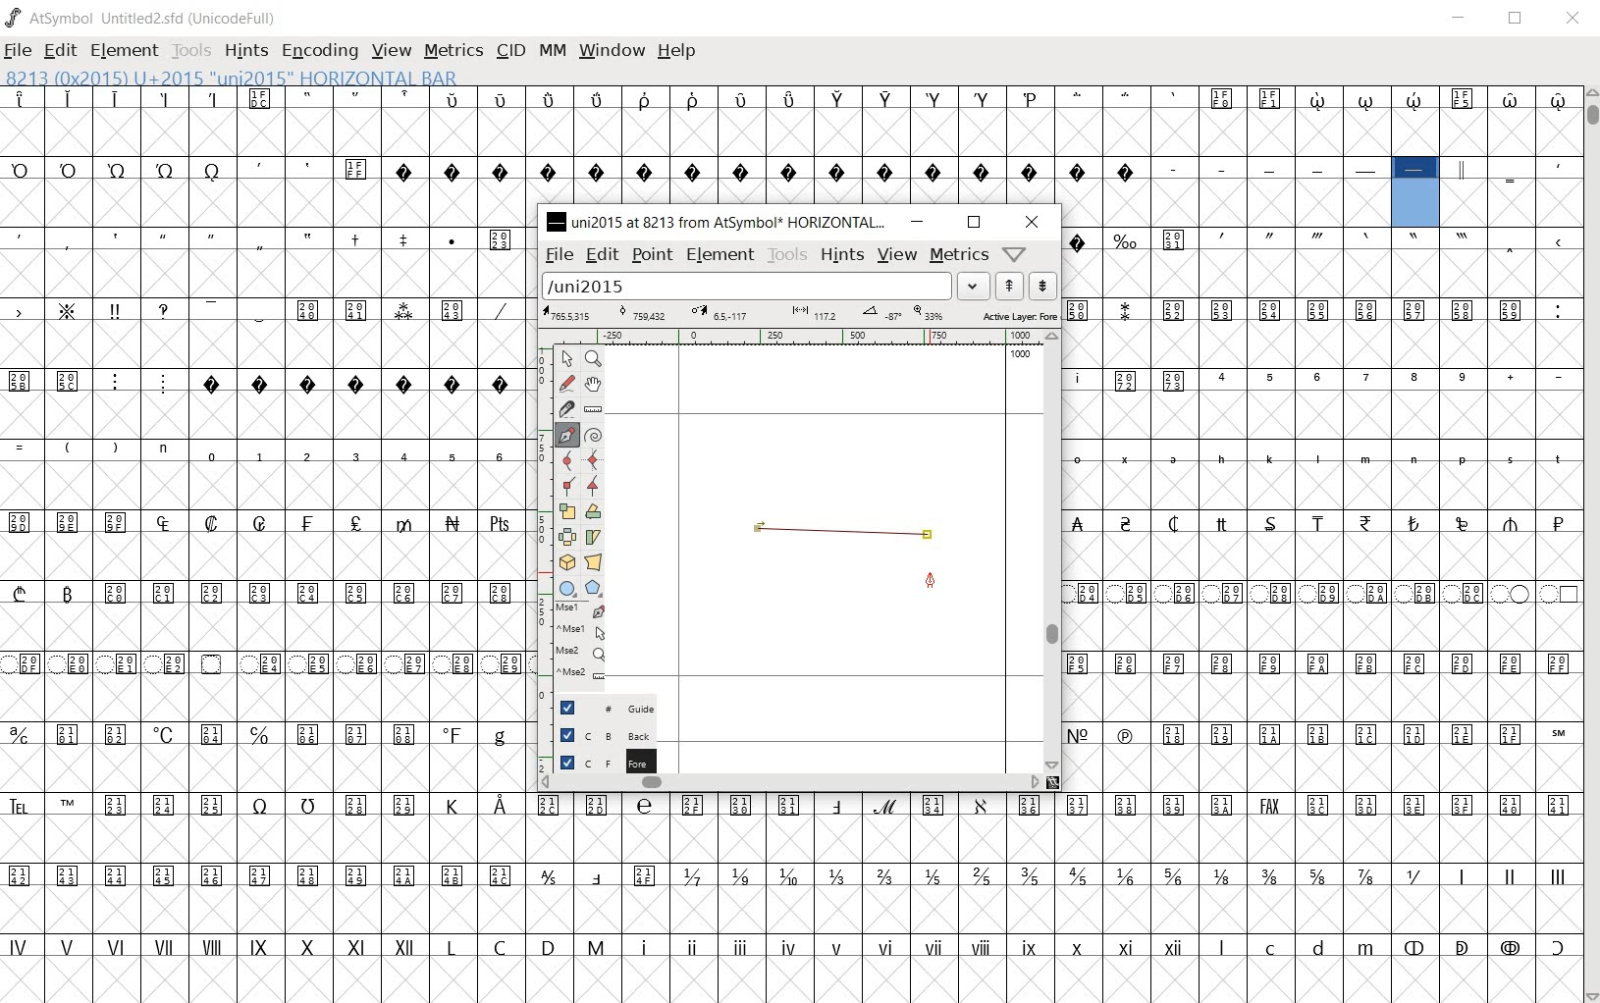  I want to click on HELP, so click(679, 50).